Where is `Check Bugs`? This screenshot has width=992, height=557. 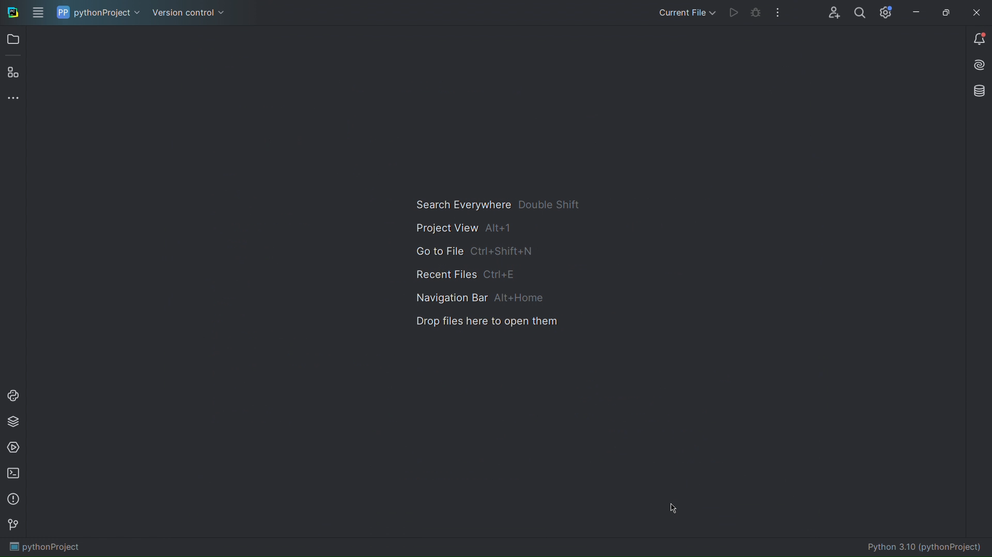 Check Bugs is located at coordinates (756, 11).